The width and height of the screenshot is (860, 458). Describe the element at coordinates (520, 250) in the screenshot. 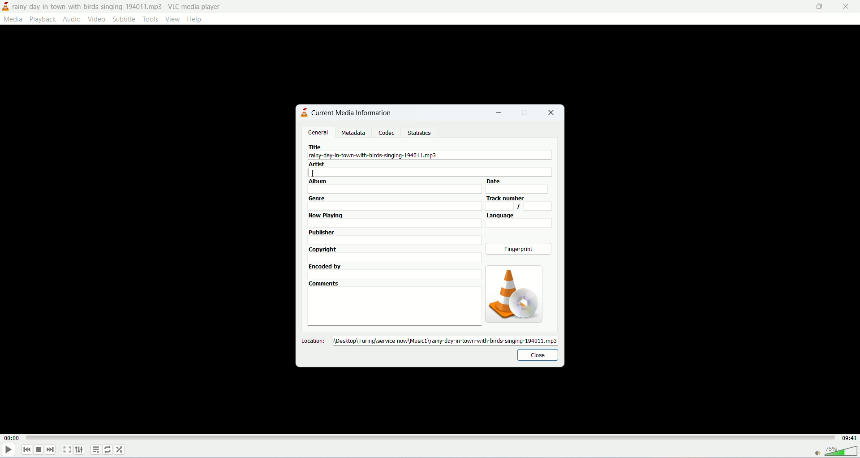

I see `fingerprint` at that location.